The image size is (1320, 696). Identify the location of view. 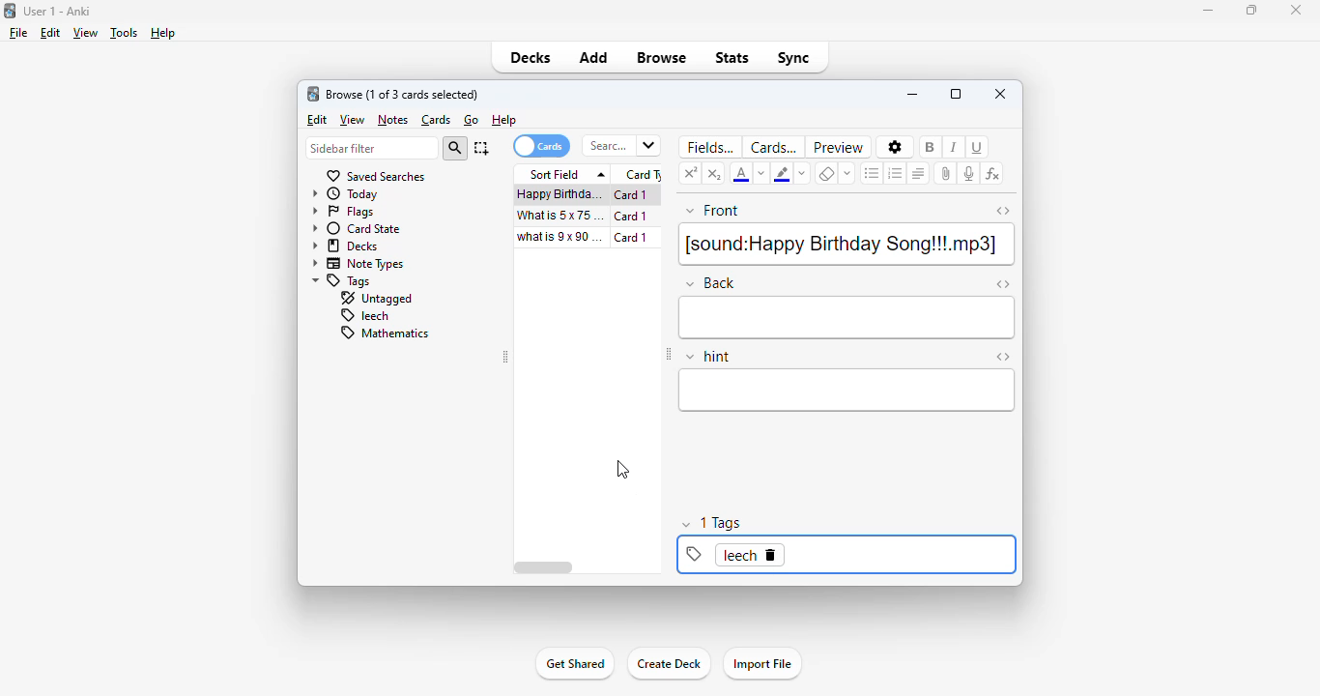
(353, 120).